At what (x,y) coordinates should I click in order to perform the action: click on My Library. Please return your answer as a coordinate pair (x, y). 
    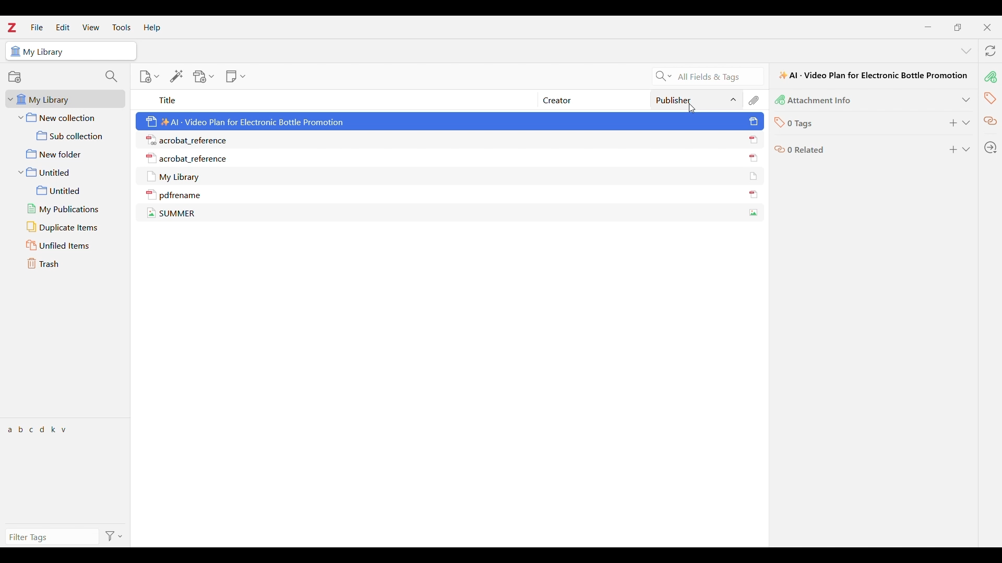
    Looking at the image, I should click on (178, 175).